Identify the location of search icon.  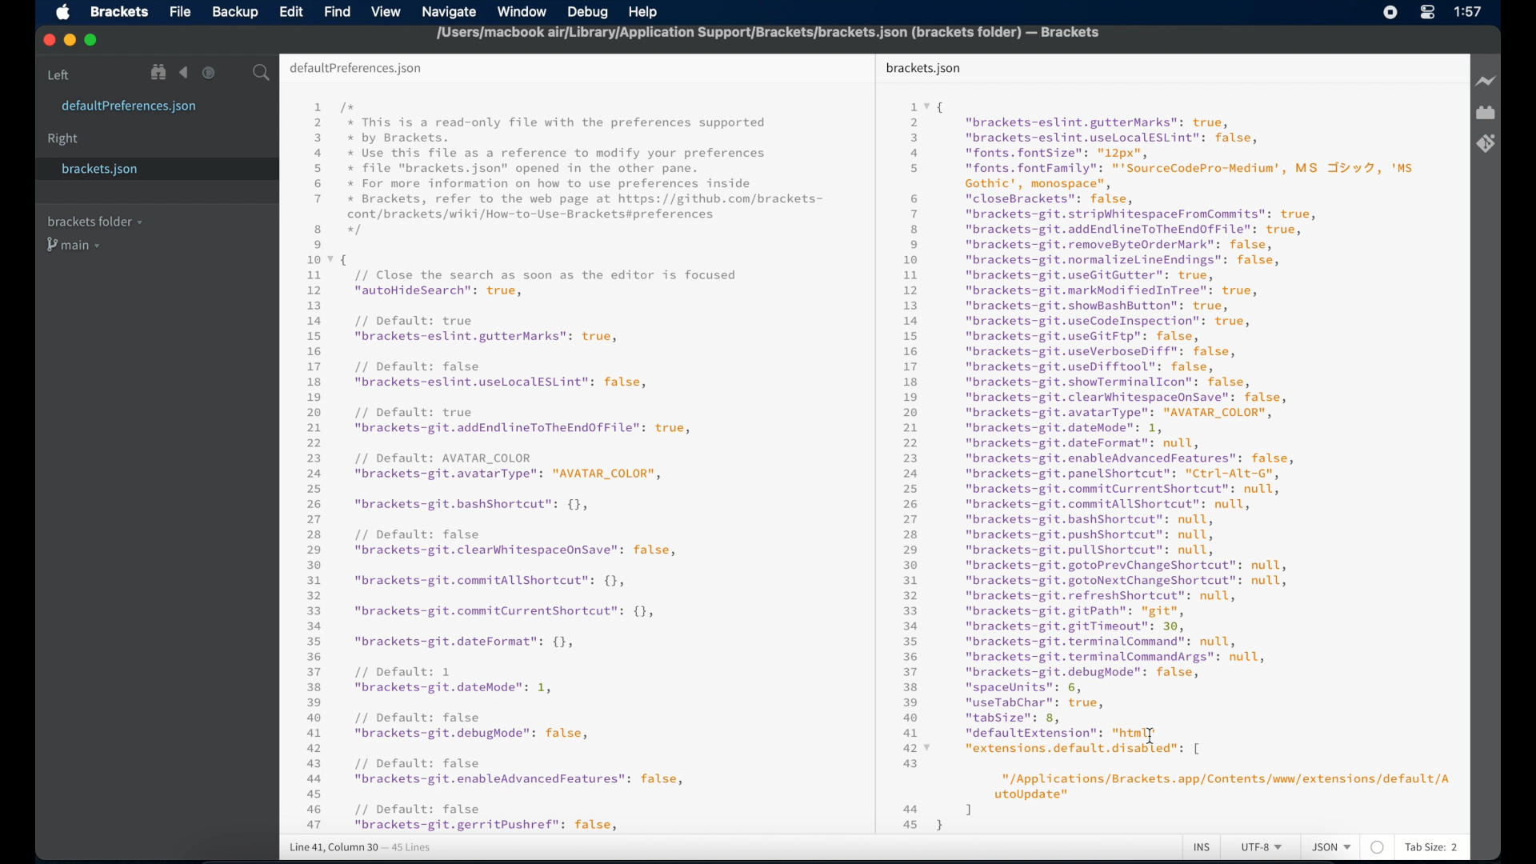
(264, 74).